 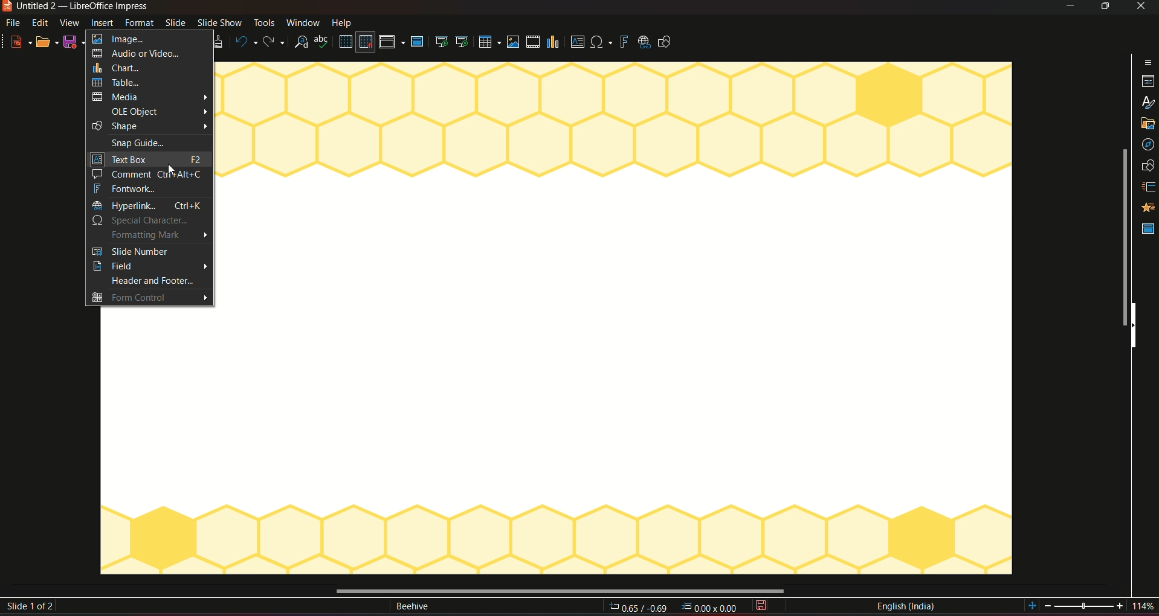 What do you see at coordinates (1122, 238) in the screenshot?
I see `vertical scrollbar` at bounding box center [1122, 238].